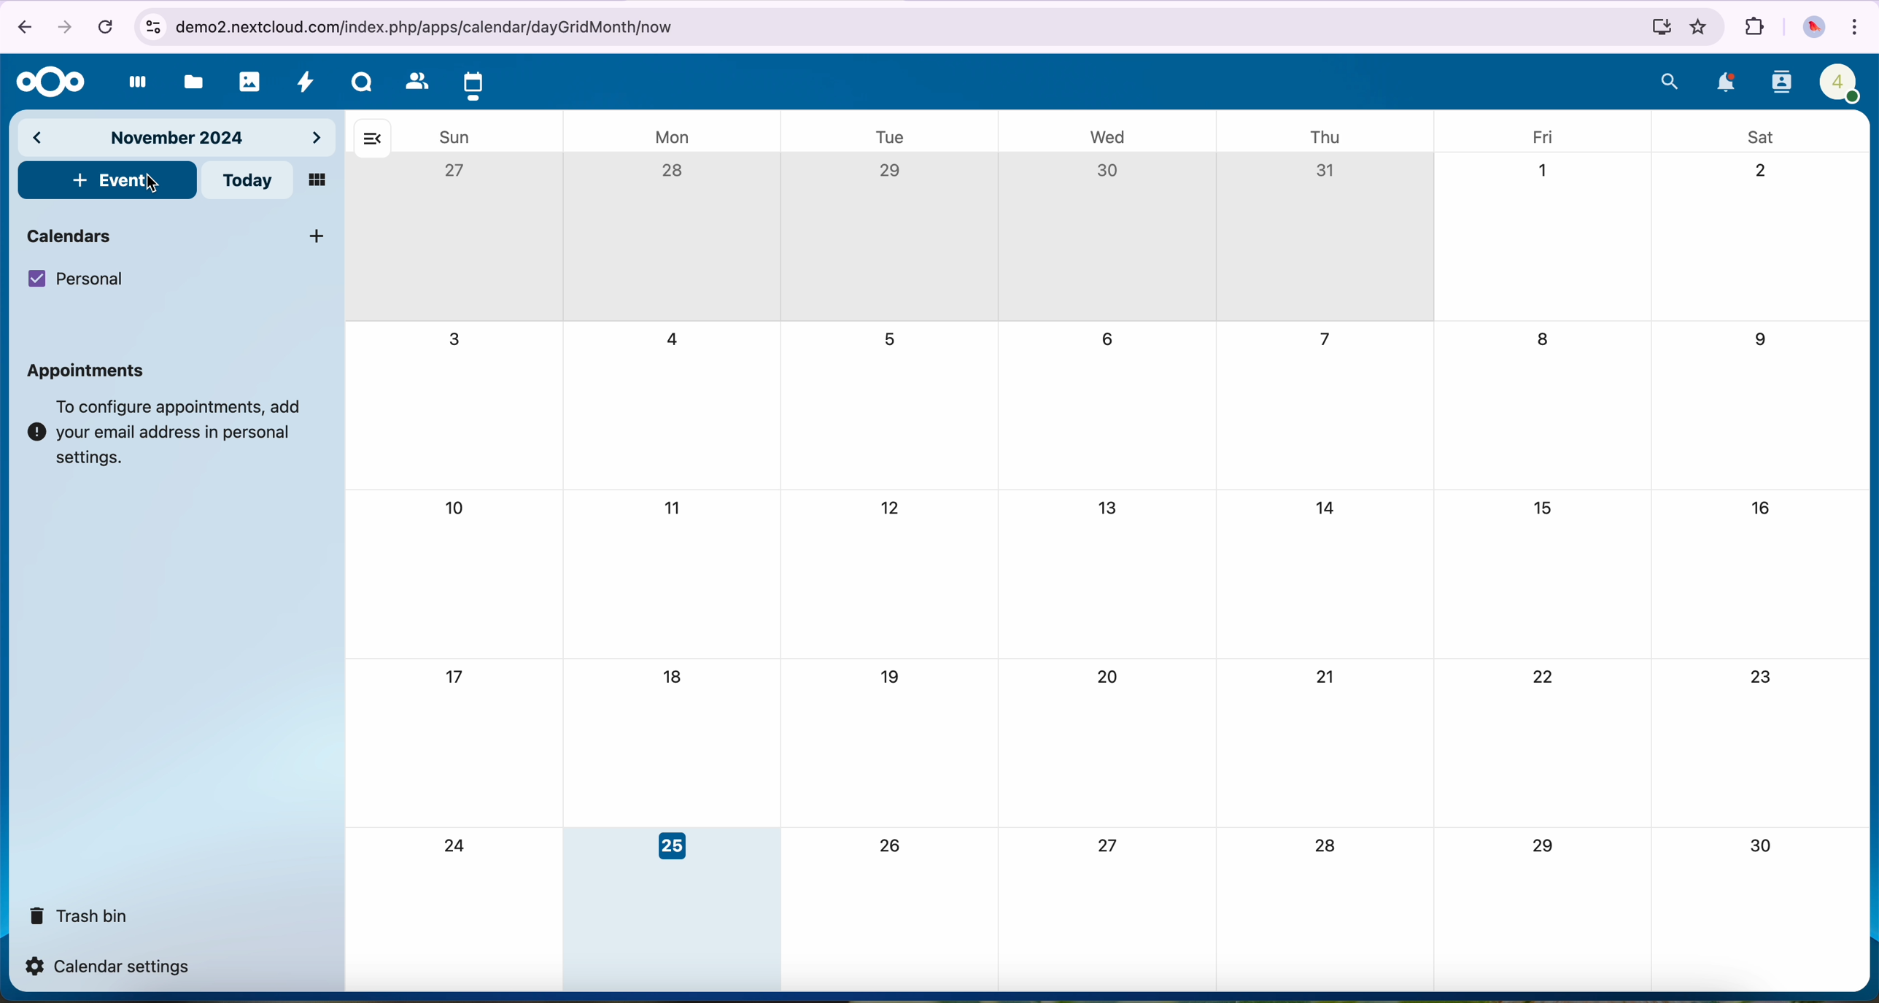 This screenshot has height=1003, width=1879. Describe the element at coordinates (1326, 848) in the screenshot. I see `28` at that location.